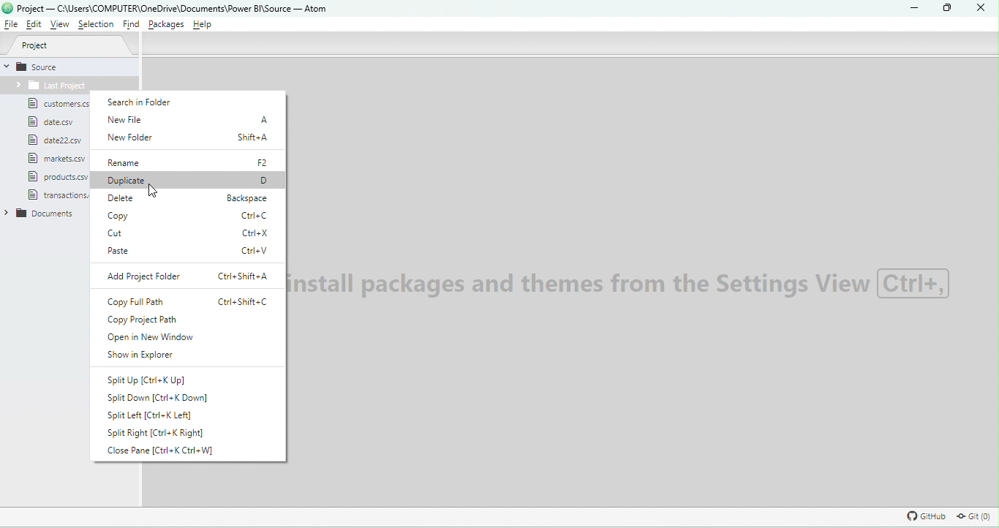 The image size is (999, 528). I want to click on File, so click(61, 140).